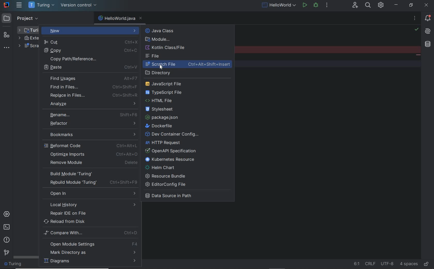  What do you see at coordinates (91, 145) in the screenshot?
I see `reformat code` at bounding box center [91, 145].